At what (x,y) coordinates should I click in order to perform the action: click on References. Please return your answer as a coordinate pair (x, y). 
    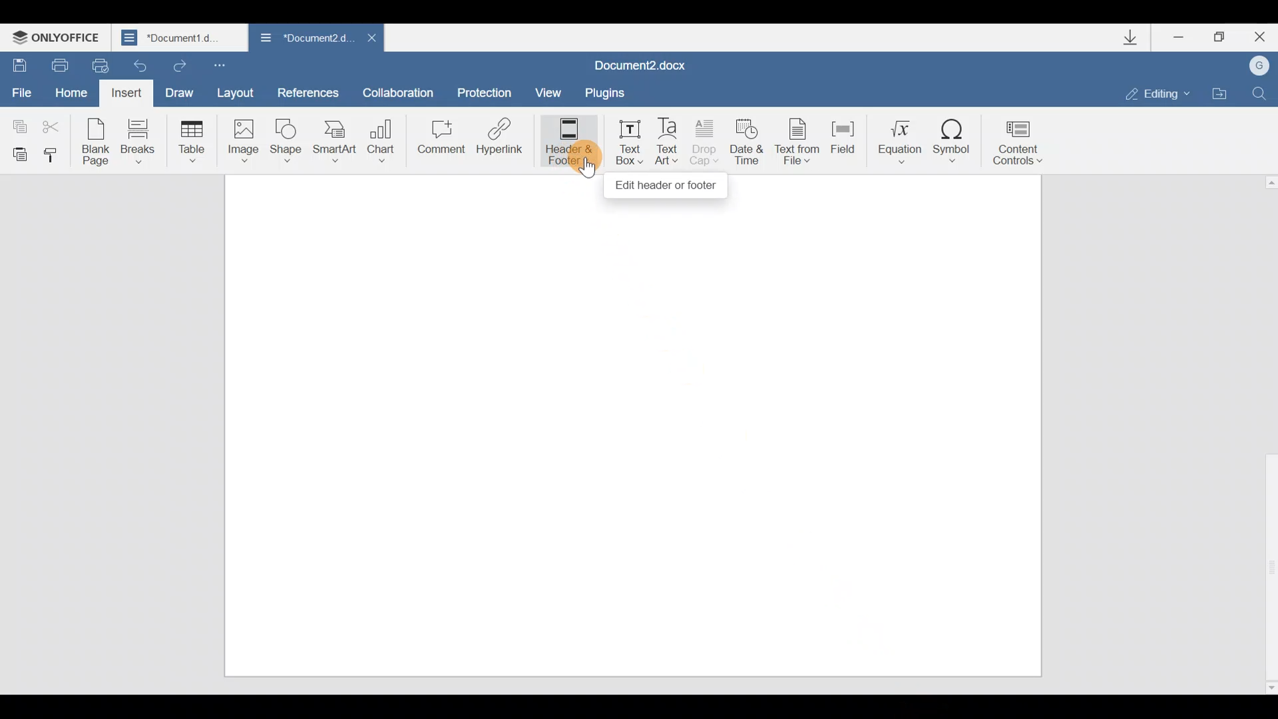
    Looking at the image, I should click on (309, 92).